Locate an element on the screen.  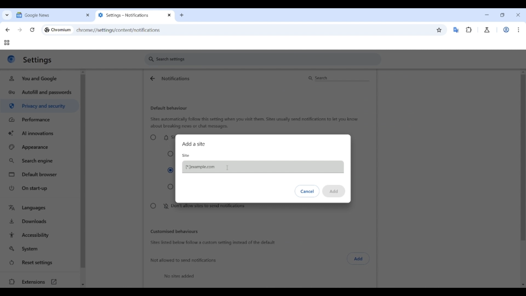
Minimize is located at coordinates (487, 15).